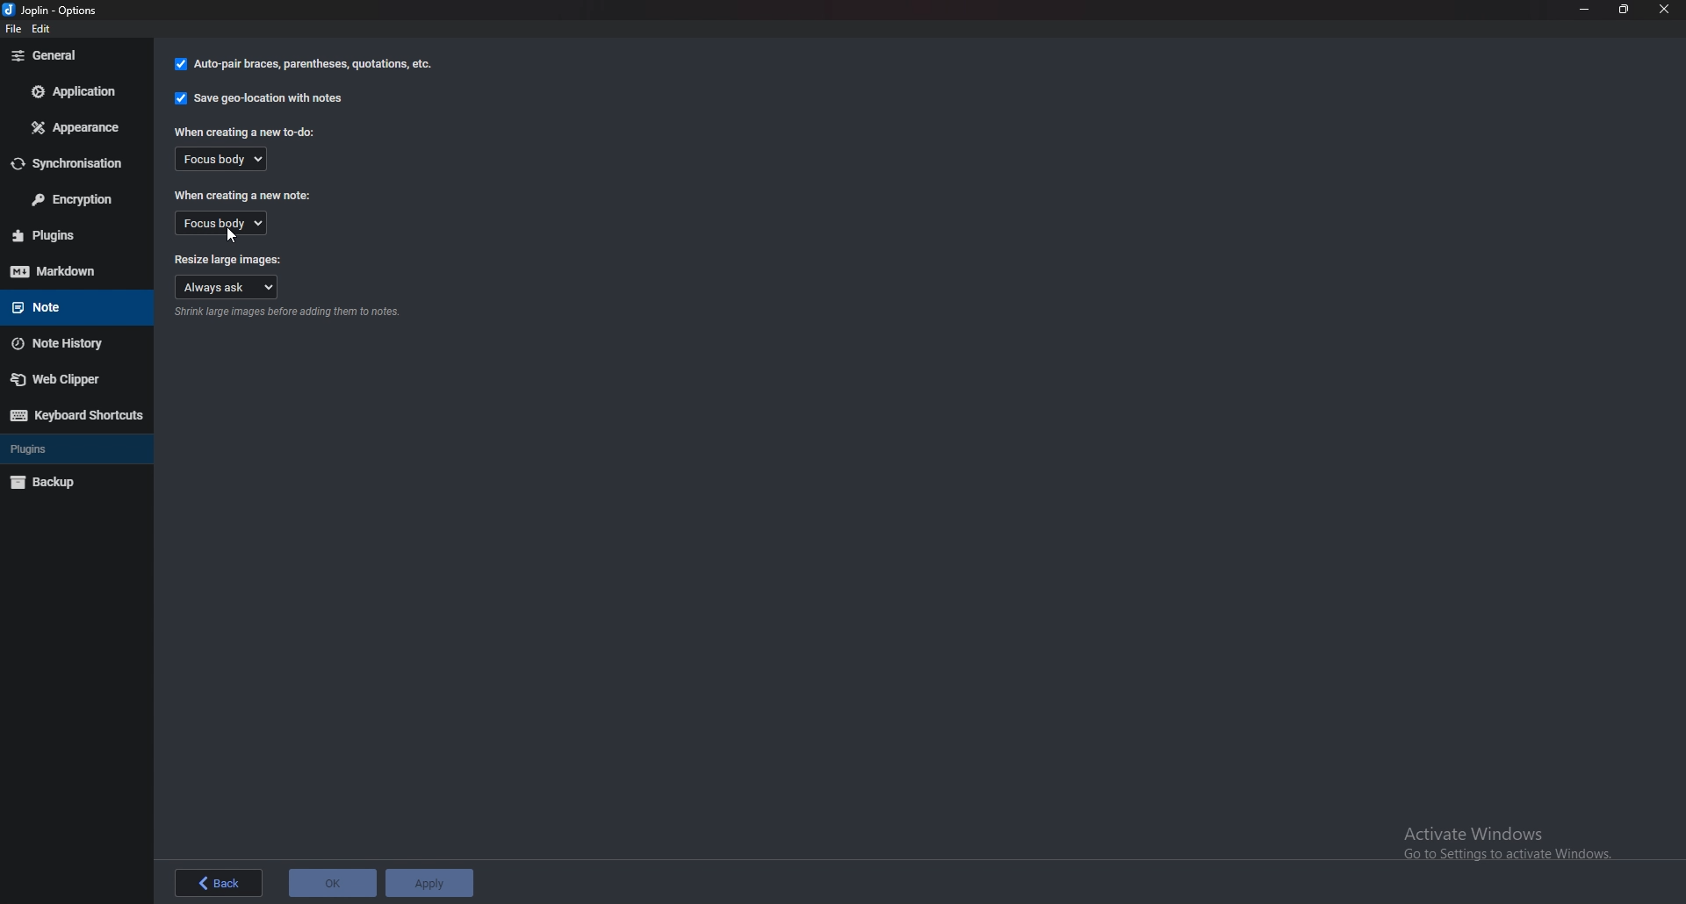  I want to click on Minimize, so click(1584, 10).